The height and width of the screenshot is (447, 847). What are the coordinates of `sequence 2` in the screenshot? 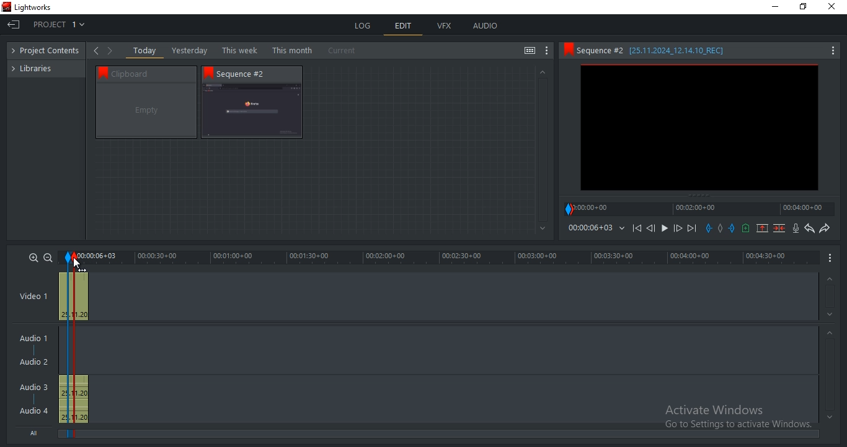 It's located at (699, 129).